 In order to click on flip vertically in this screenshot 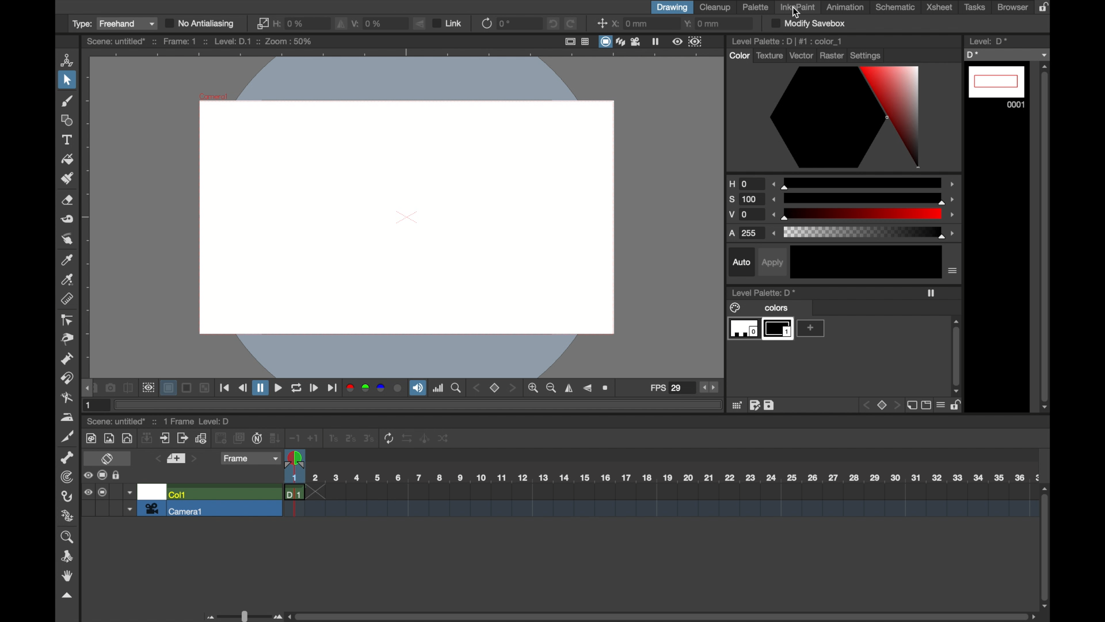, I will do `click(588, 389)`.